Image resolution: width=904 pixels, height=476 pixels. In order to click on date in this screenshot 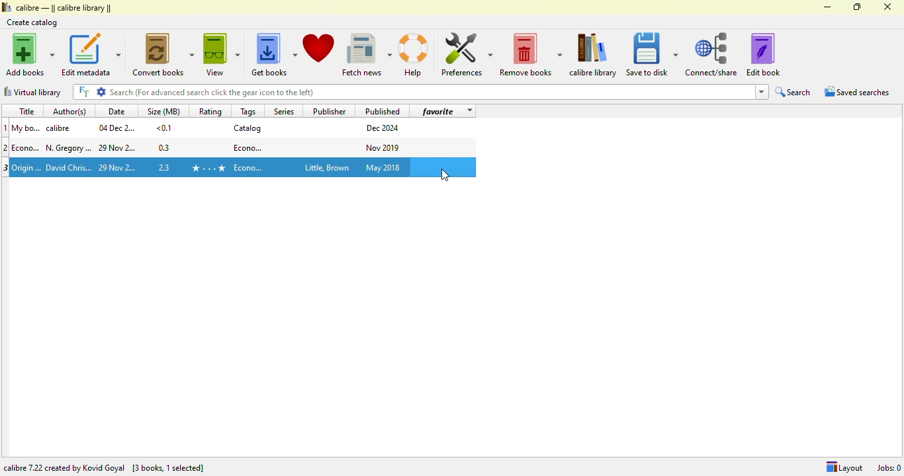, I will do `click(118, 149)`.